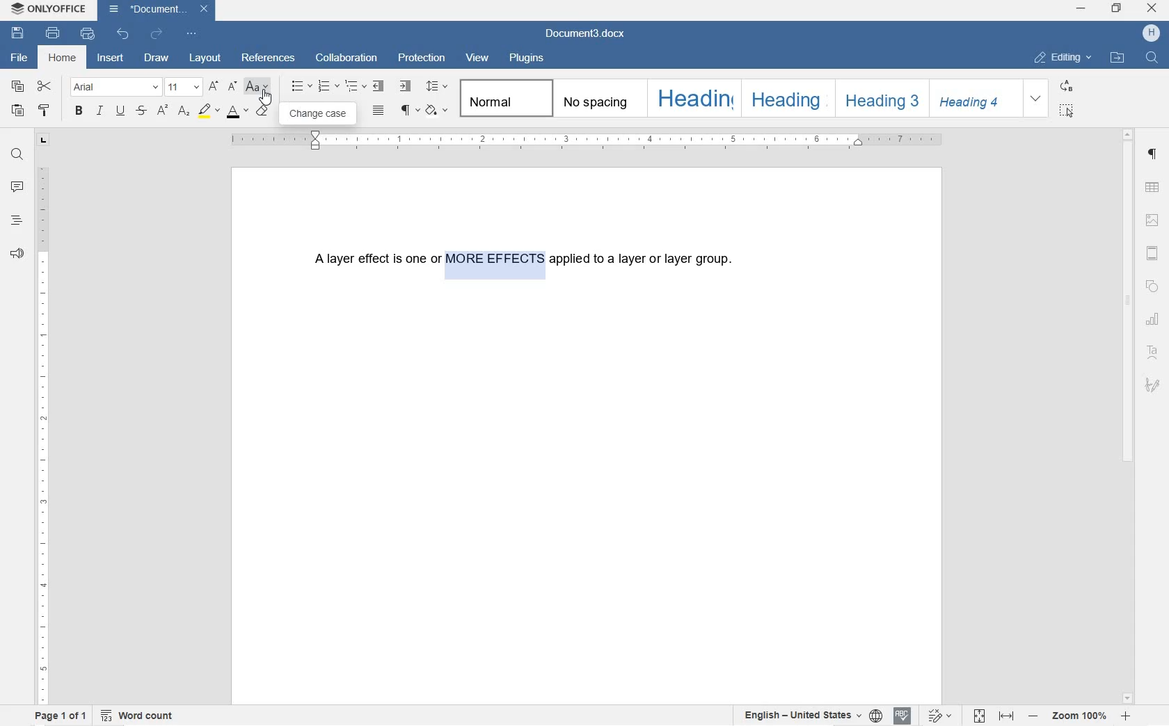 The image size is (1169, 726). Describe the element at coordinates (493, 262) in the screenshot. I see `TEXT HIGHLIGHTED` at that location.